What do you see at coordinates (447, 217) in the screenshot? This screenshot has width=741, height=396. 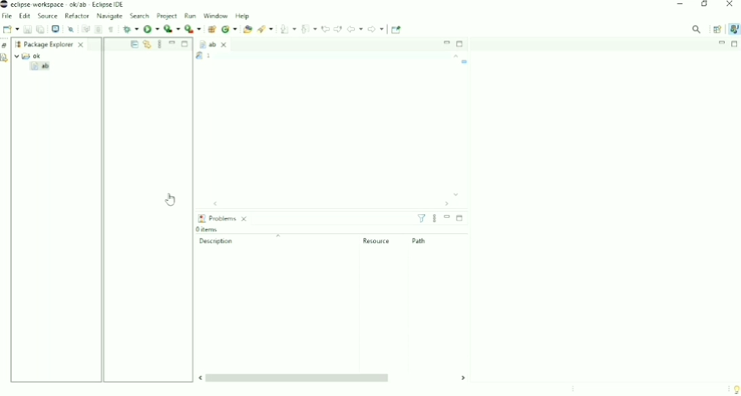 I see `Minimize` at bounding box center [447, 217].